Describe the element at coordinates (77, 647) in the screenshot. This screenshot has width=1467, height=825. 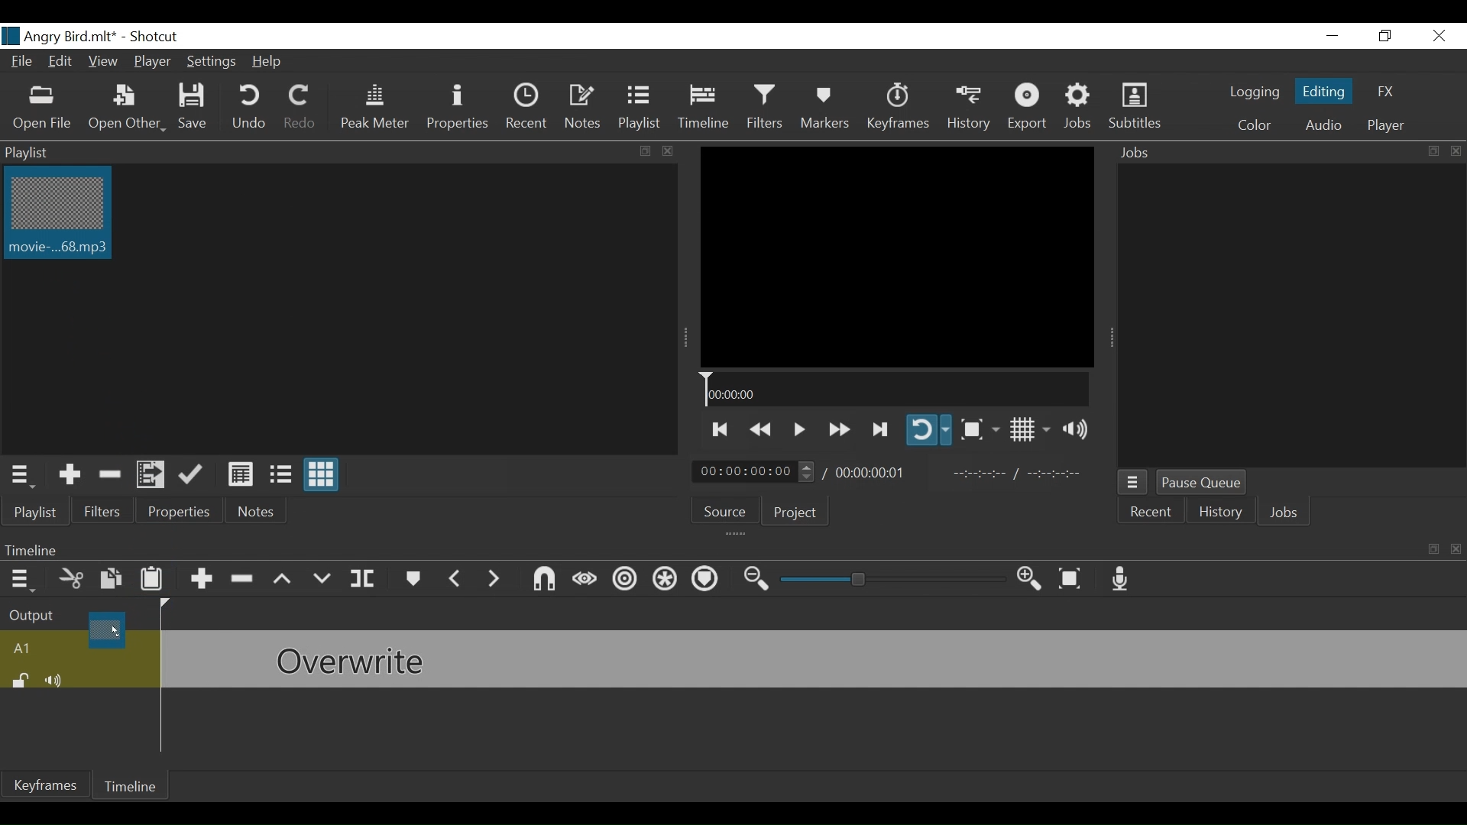
I see `A1` at that location.